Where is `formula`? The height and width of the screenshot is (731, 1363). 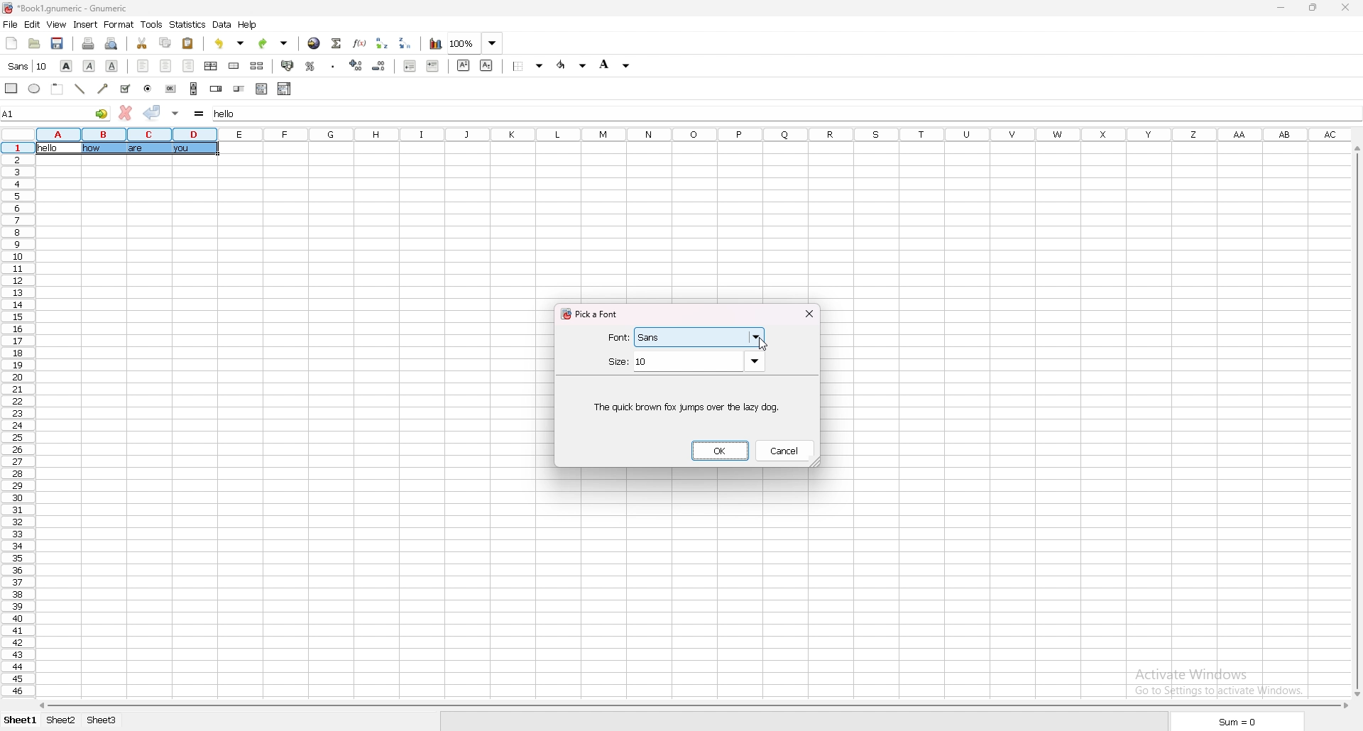
formula is located at coordinates (199, 113).